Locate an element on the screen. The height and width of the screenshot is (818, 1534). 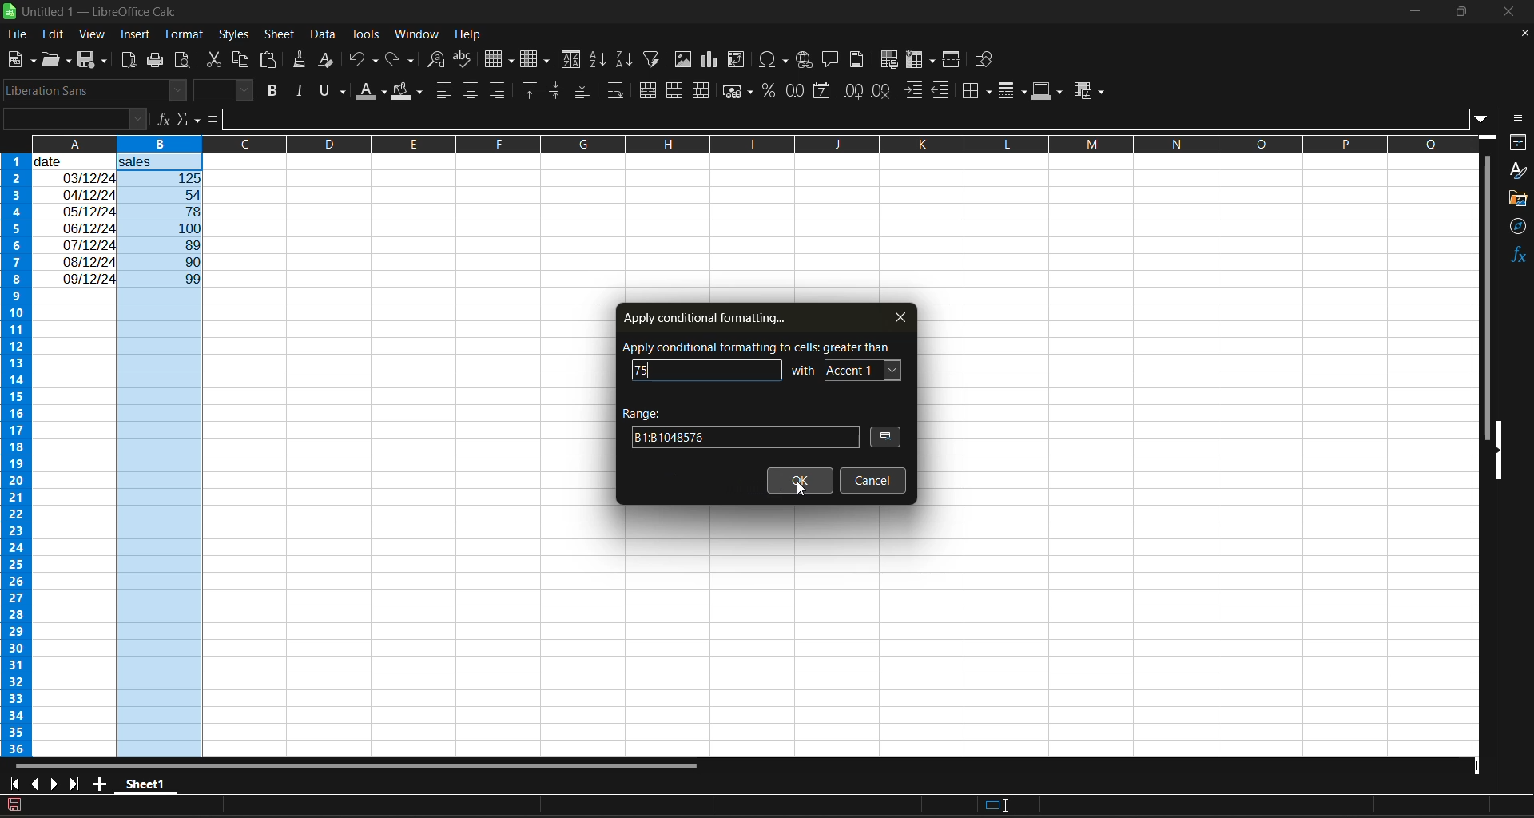
wrap text is located at coordinates (618, 90).